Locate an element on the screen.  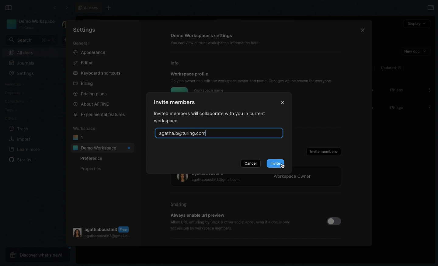
New tab is located at coordinates (112, 7).